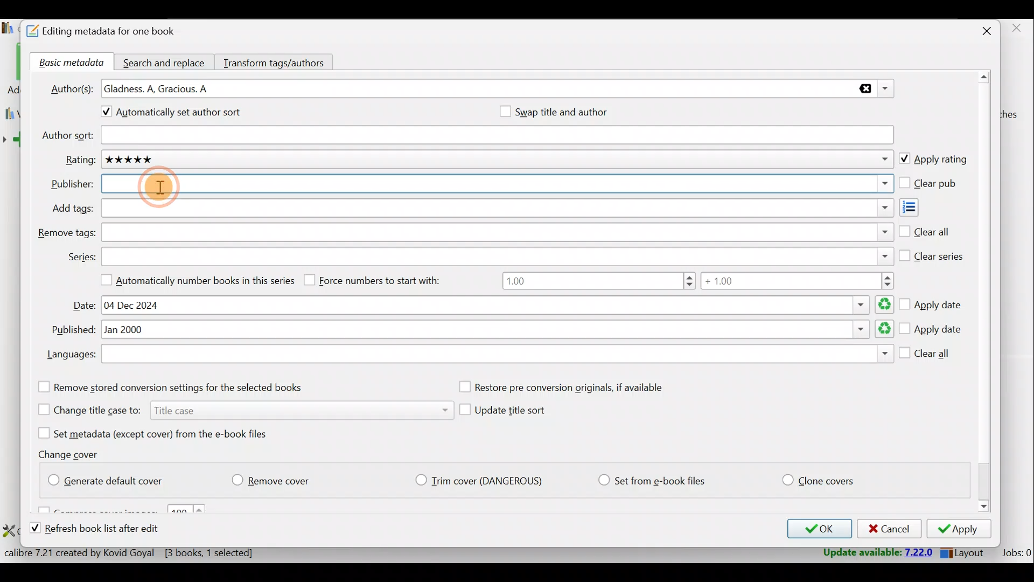 Image resolution: width=1034 pixels, height=582 pixels. I want to click on Swap title and author, so click(574, 112).